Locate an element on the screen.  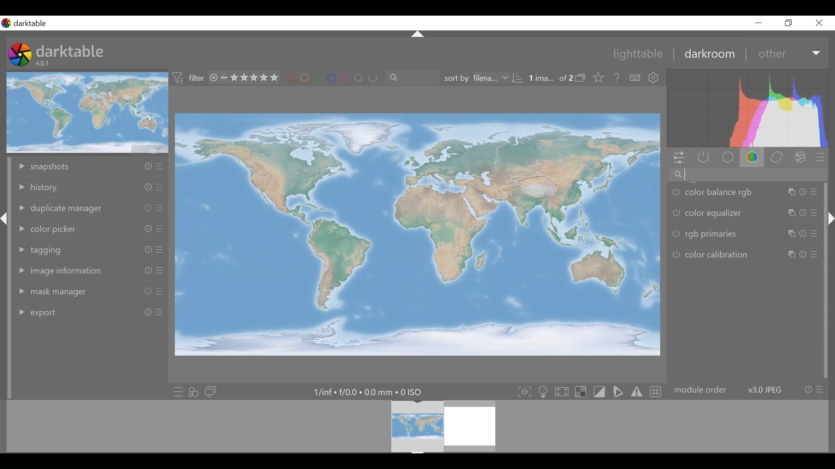
toggle indication of raw overexposure is located at coordinates (581, 392).